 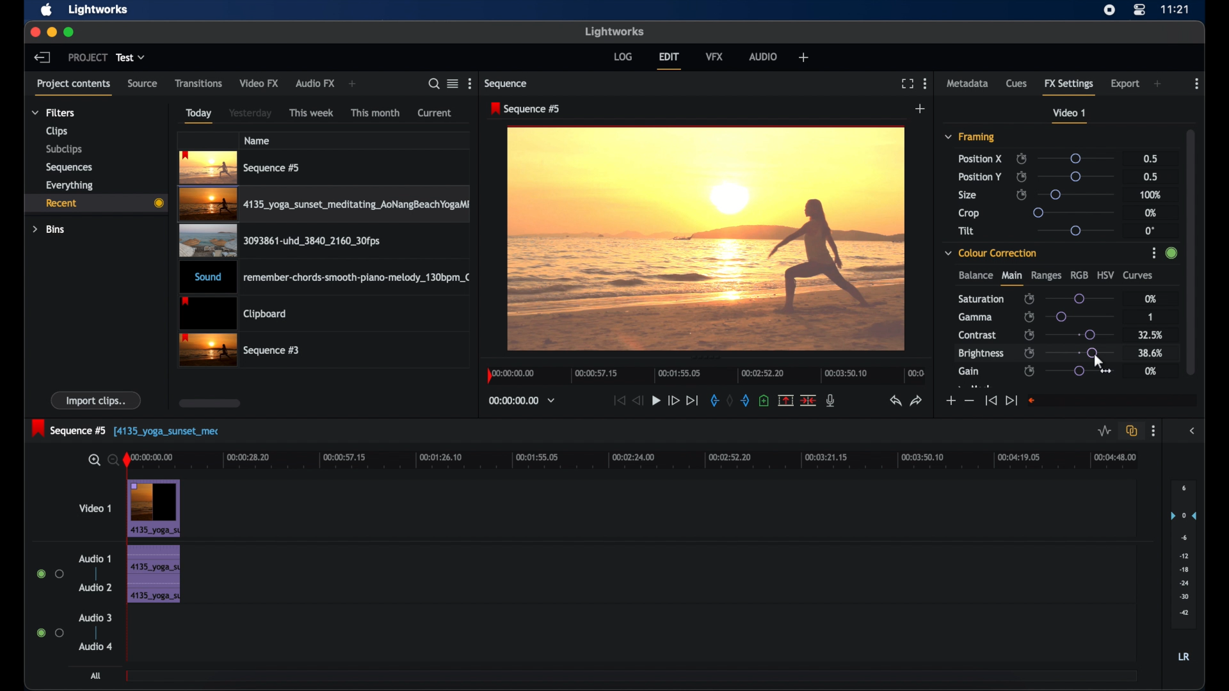 I want to click on current, so click(x=435, y=113).